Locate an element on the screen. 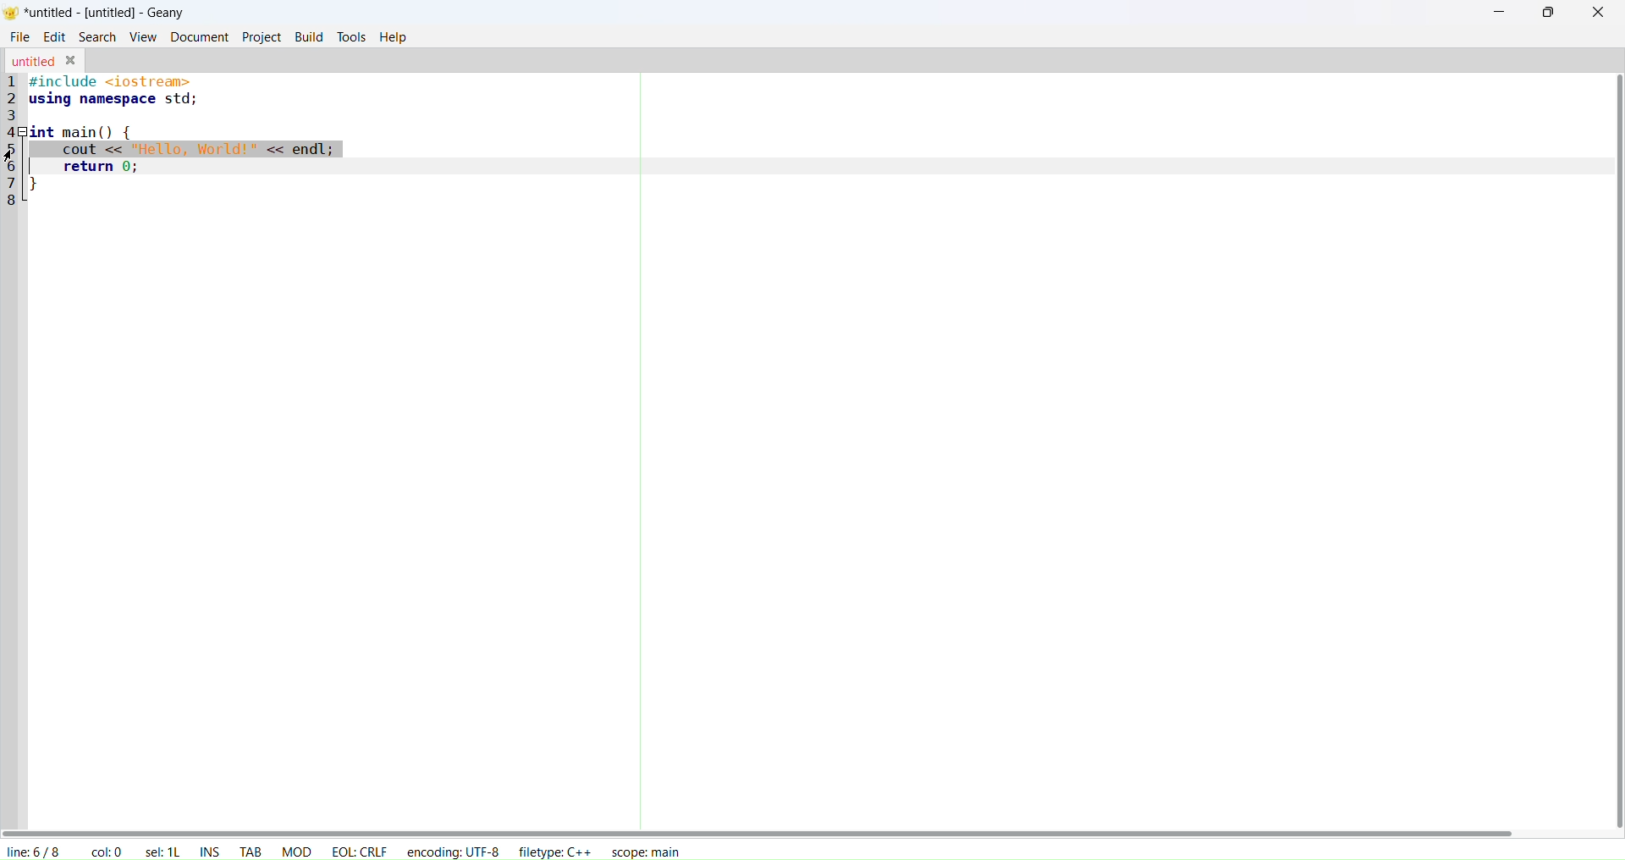  file is located at coordinates (19, 36).